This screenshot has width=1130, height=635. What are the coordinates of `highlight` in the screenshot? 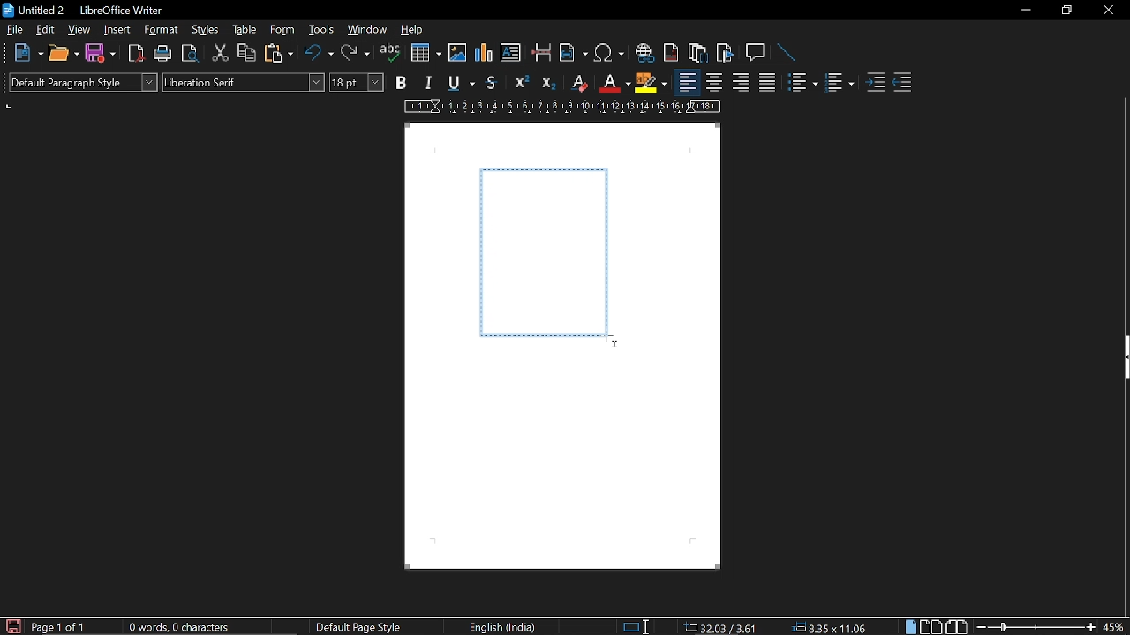 It's located at (651, 82).